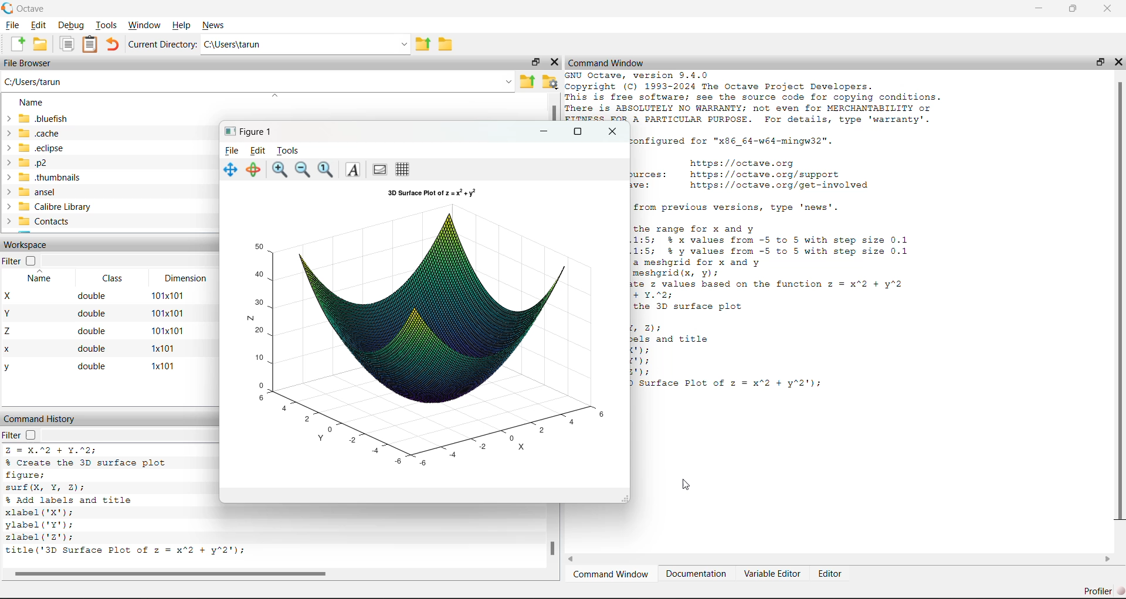  Describe the element at coordinates (43, 178) in the screenshot. I see `thumbnails` at that location.